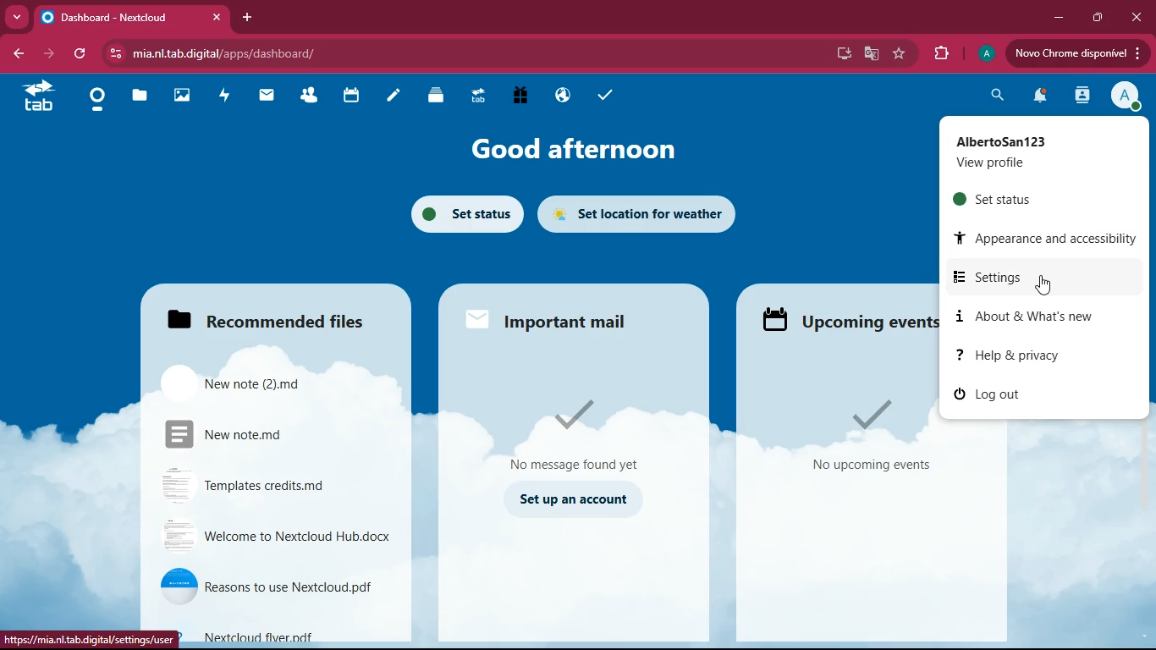 This screenshot has height=650, width=1156. What do you see at coordinates (1136, 17) in the screenshot?
I see `close` at bounding box center [1136, 17].